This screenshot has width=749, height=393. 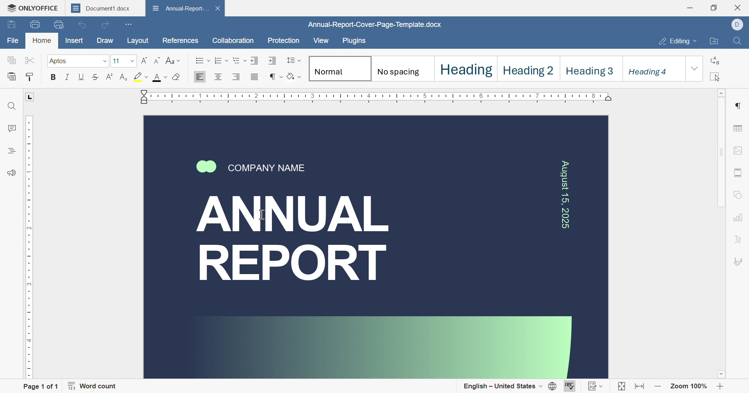 What do you see at coordinates (294, 76) in the screenshot?
I see `shading` at bounding box center [294, 76].